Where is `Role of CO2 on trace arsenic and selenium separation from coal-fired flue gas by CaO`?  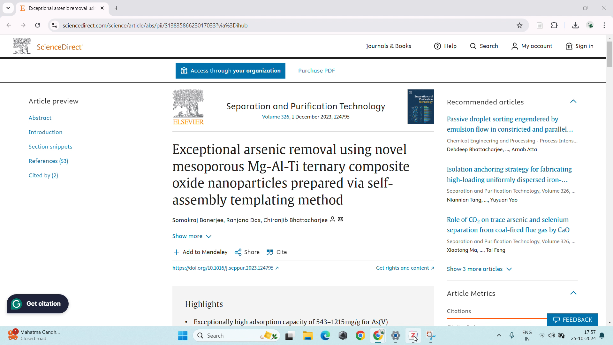
Role of CO2 on trace arsenic and selenium separation from coal-fired flue gas by CaO is located at coordinates (509, 224).